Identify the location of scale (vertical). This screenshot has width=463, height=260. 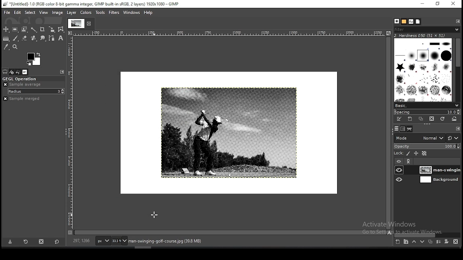
(71, 133).